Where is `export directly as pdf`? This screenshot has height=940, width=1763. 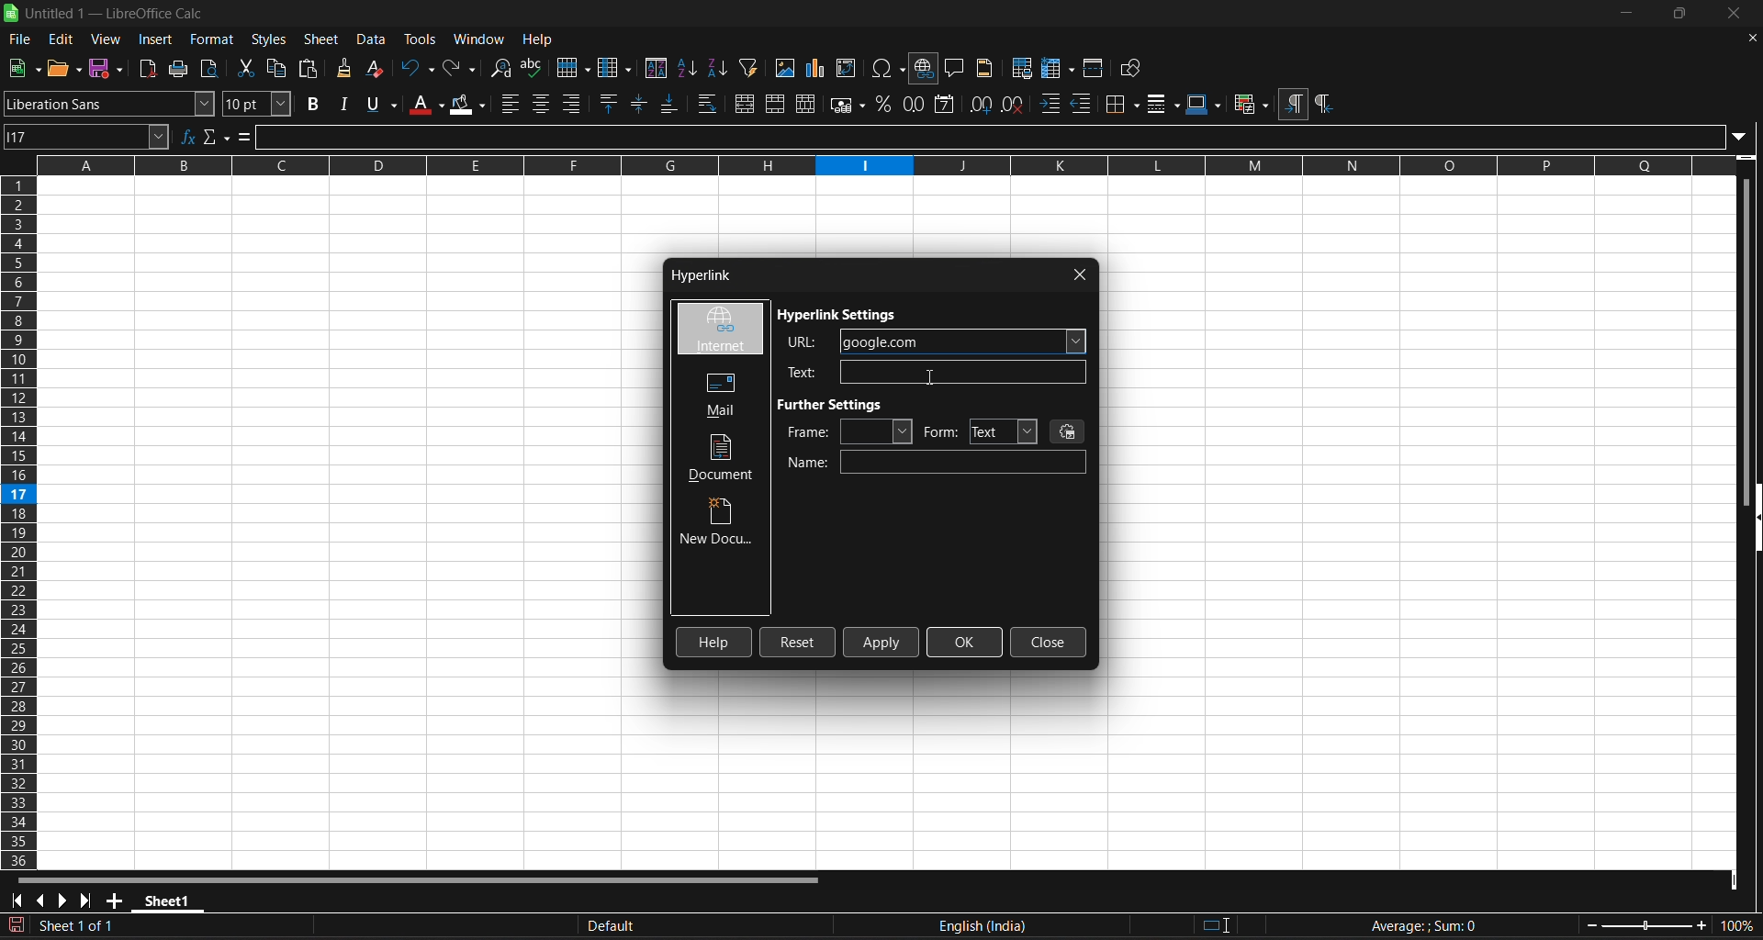
export directly as pdf is located at coordinates (150, 68).